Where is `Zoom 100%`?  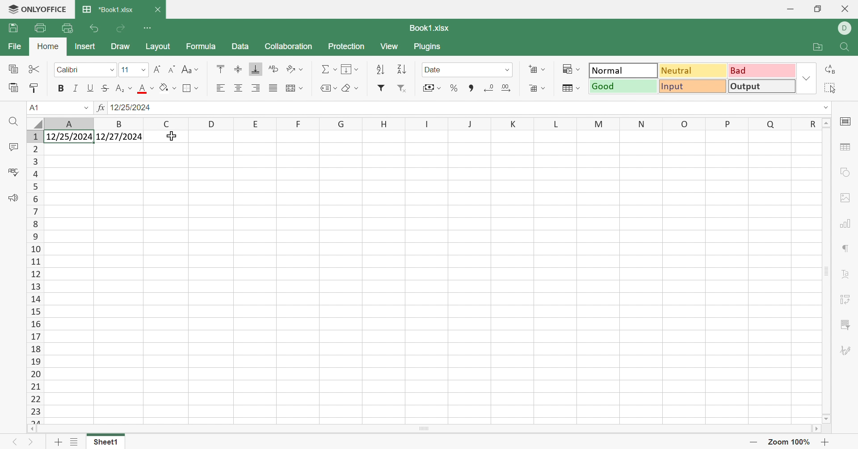 Zoom 100% is located at coordinates (792, 442).